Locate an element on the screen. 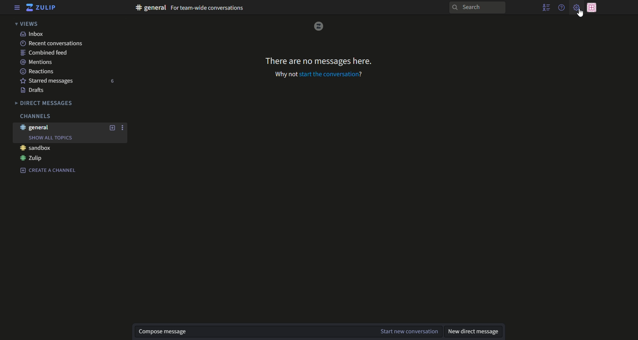 The width and height of the screenshot is (638, 340). text is located at coordinates (33, 34).